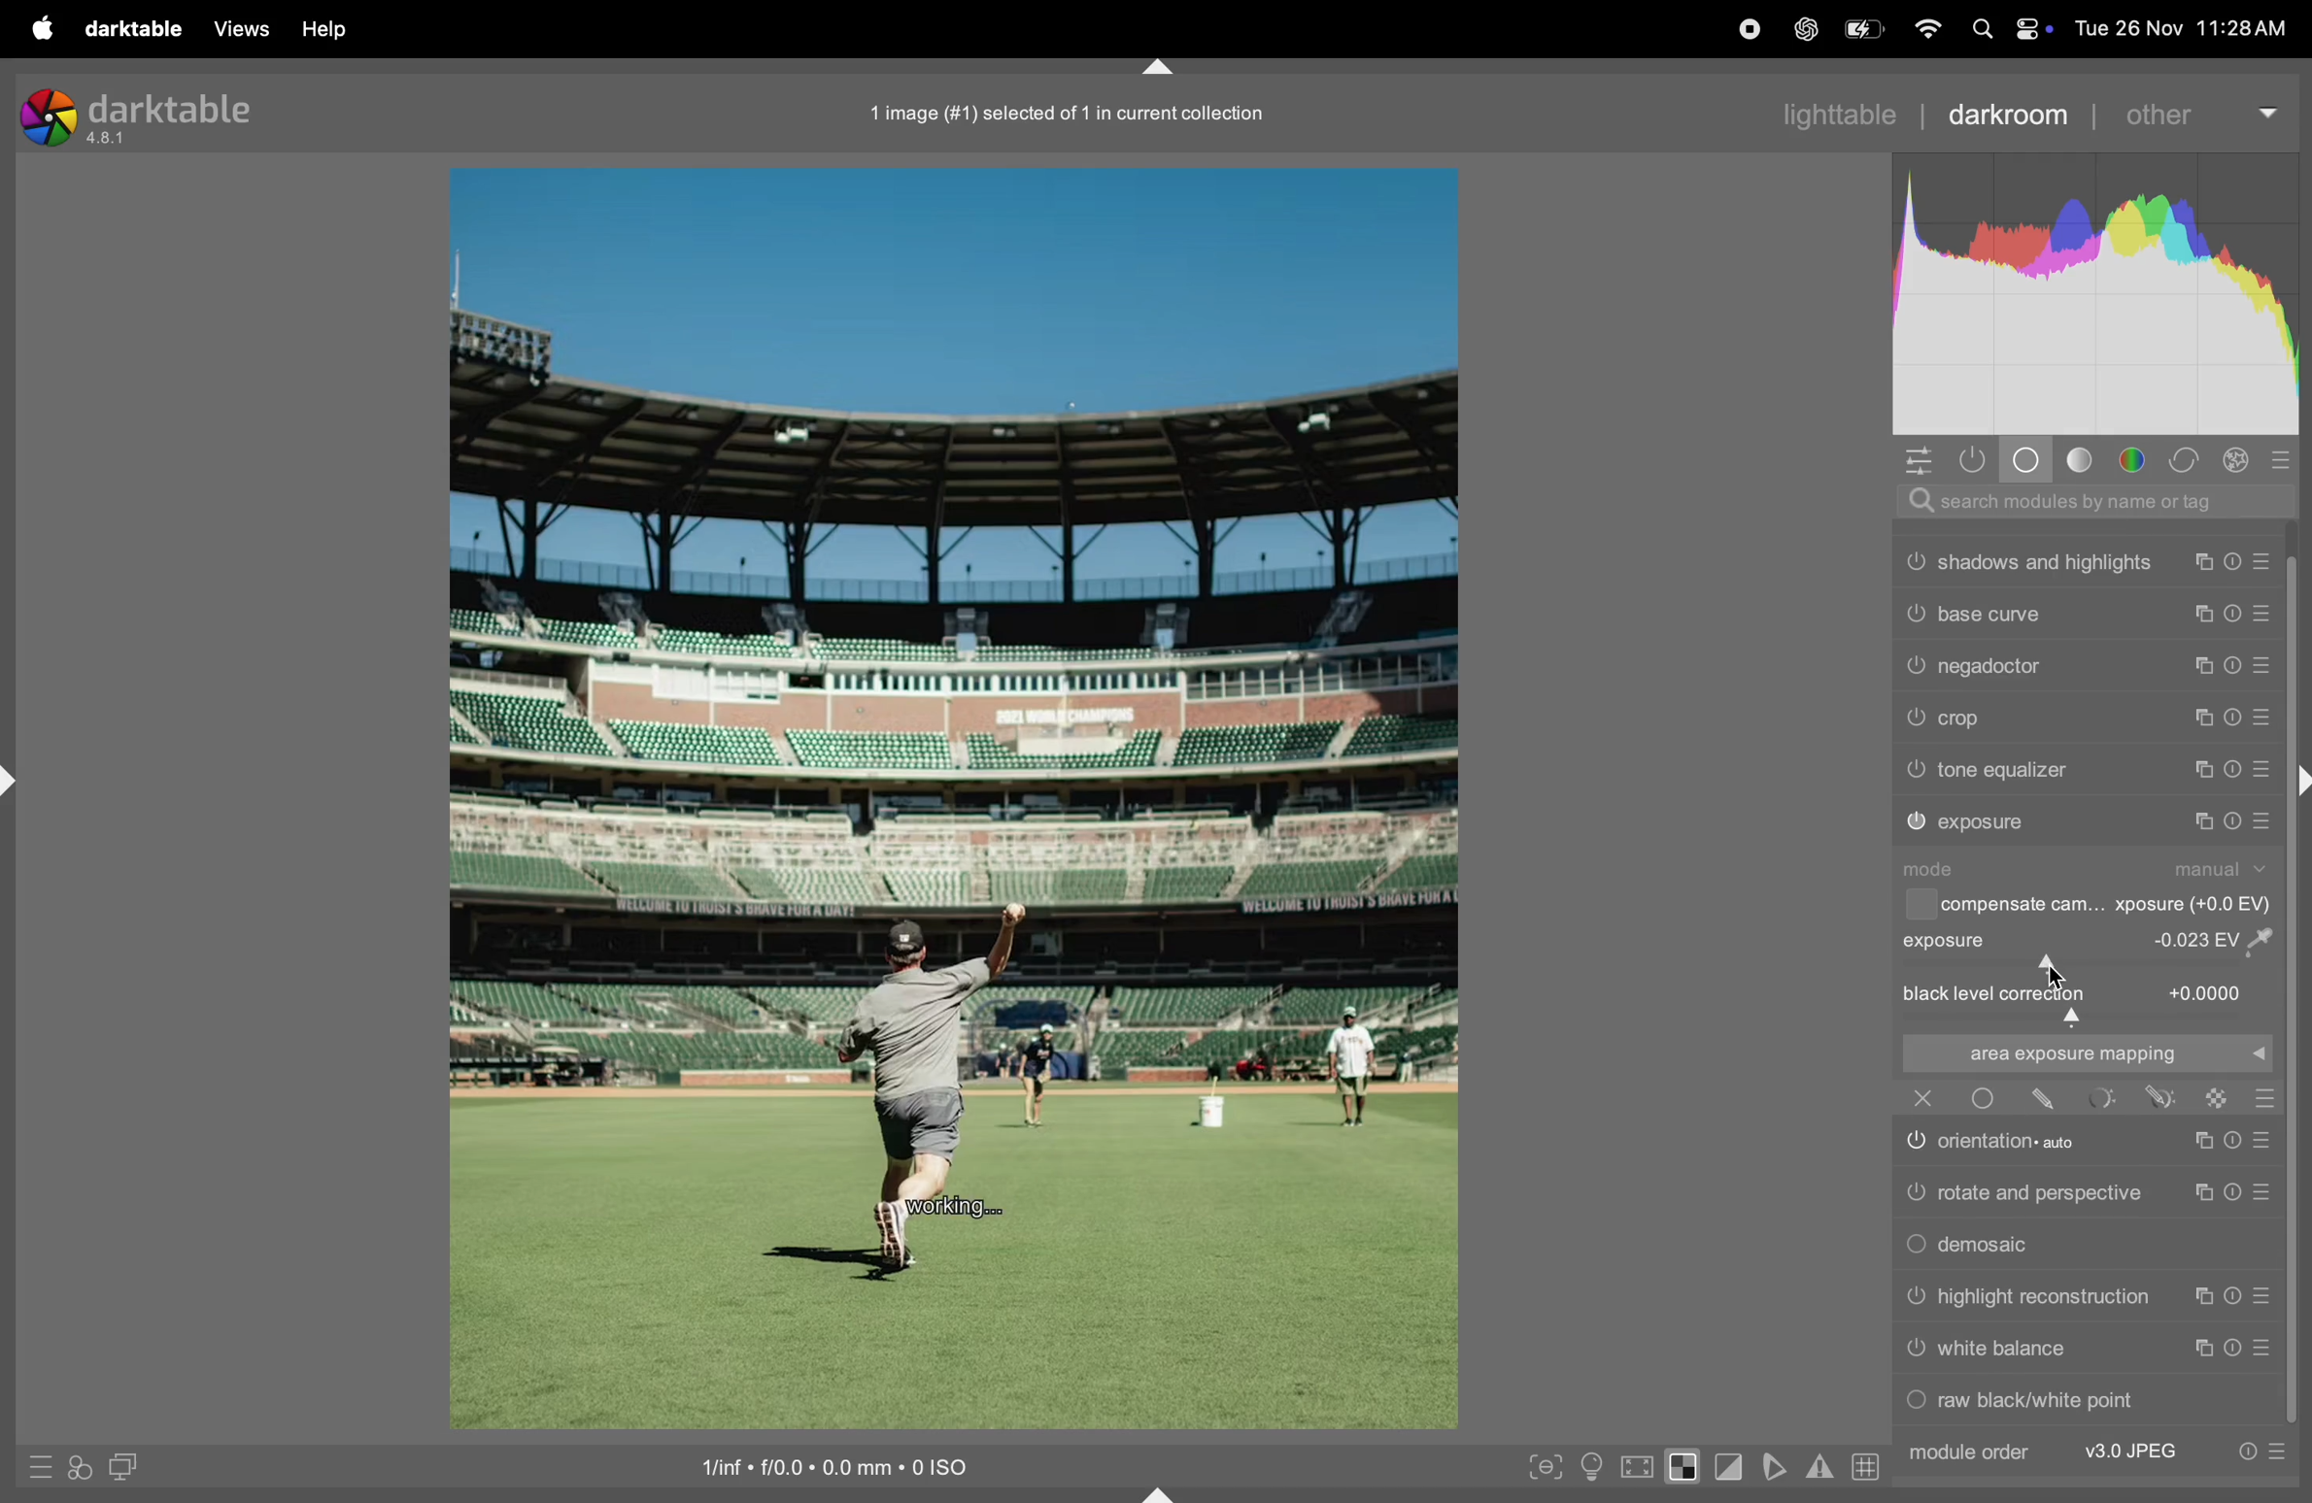 The width and height of the screenshot is (2312, 1503). What do you see at coordinates (2267, 1098) in the screenshot?
I see `Preset` at bounding box center [2267, 1098].